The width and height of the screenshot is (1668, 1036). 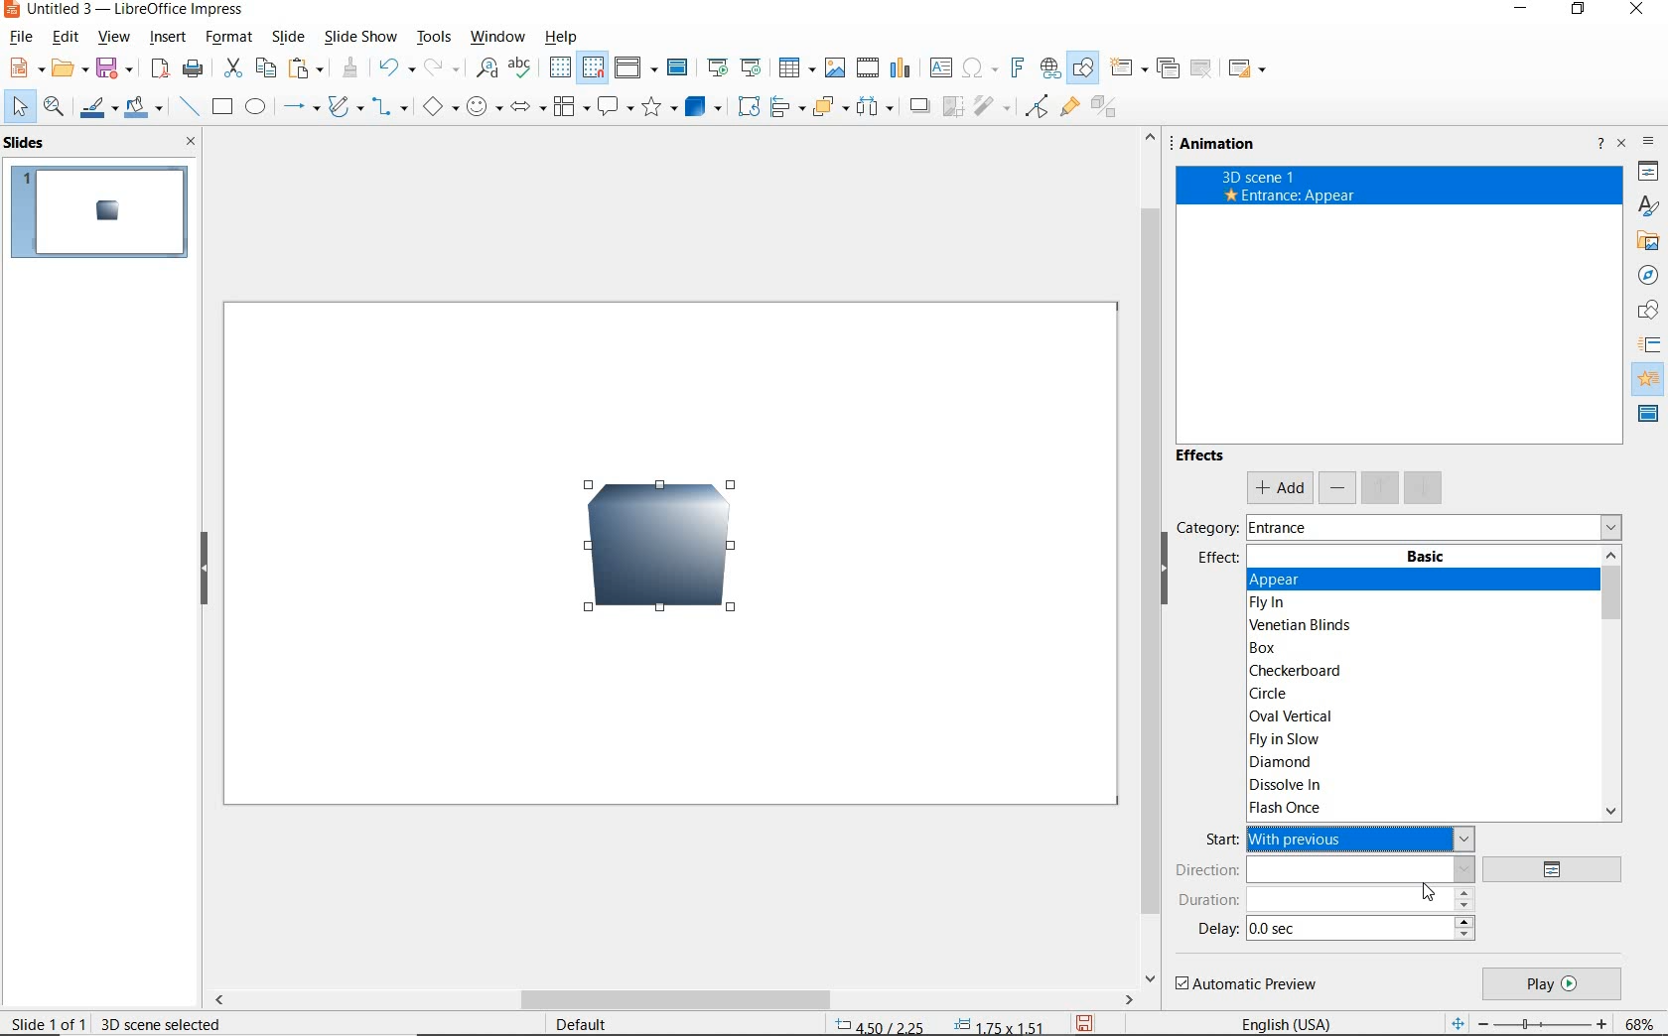 What do you see at coordinates (615, 107) in the screenshot?
I see `callout shapes` at bounding box center [615, 107].